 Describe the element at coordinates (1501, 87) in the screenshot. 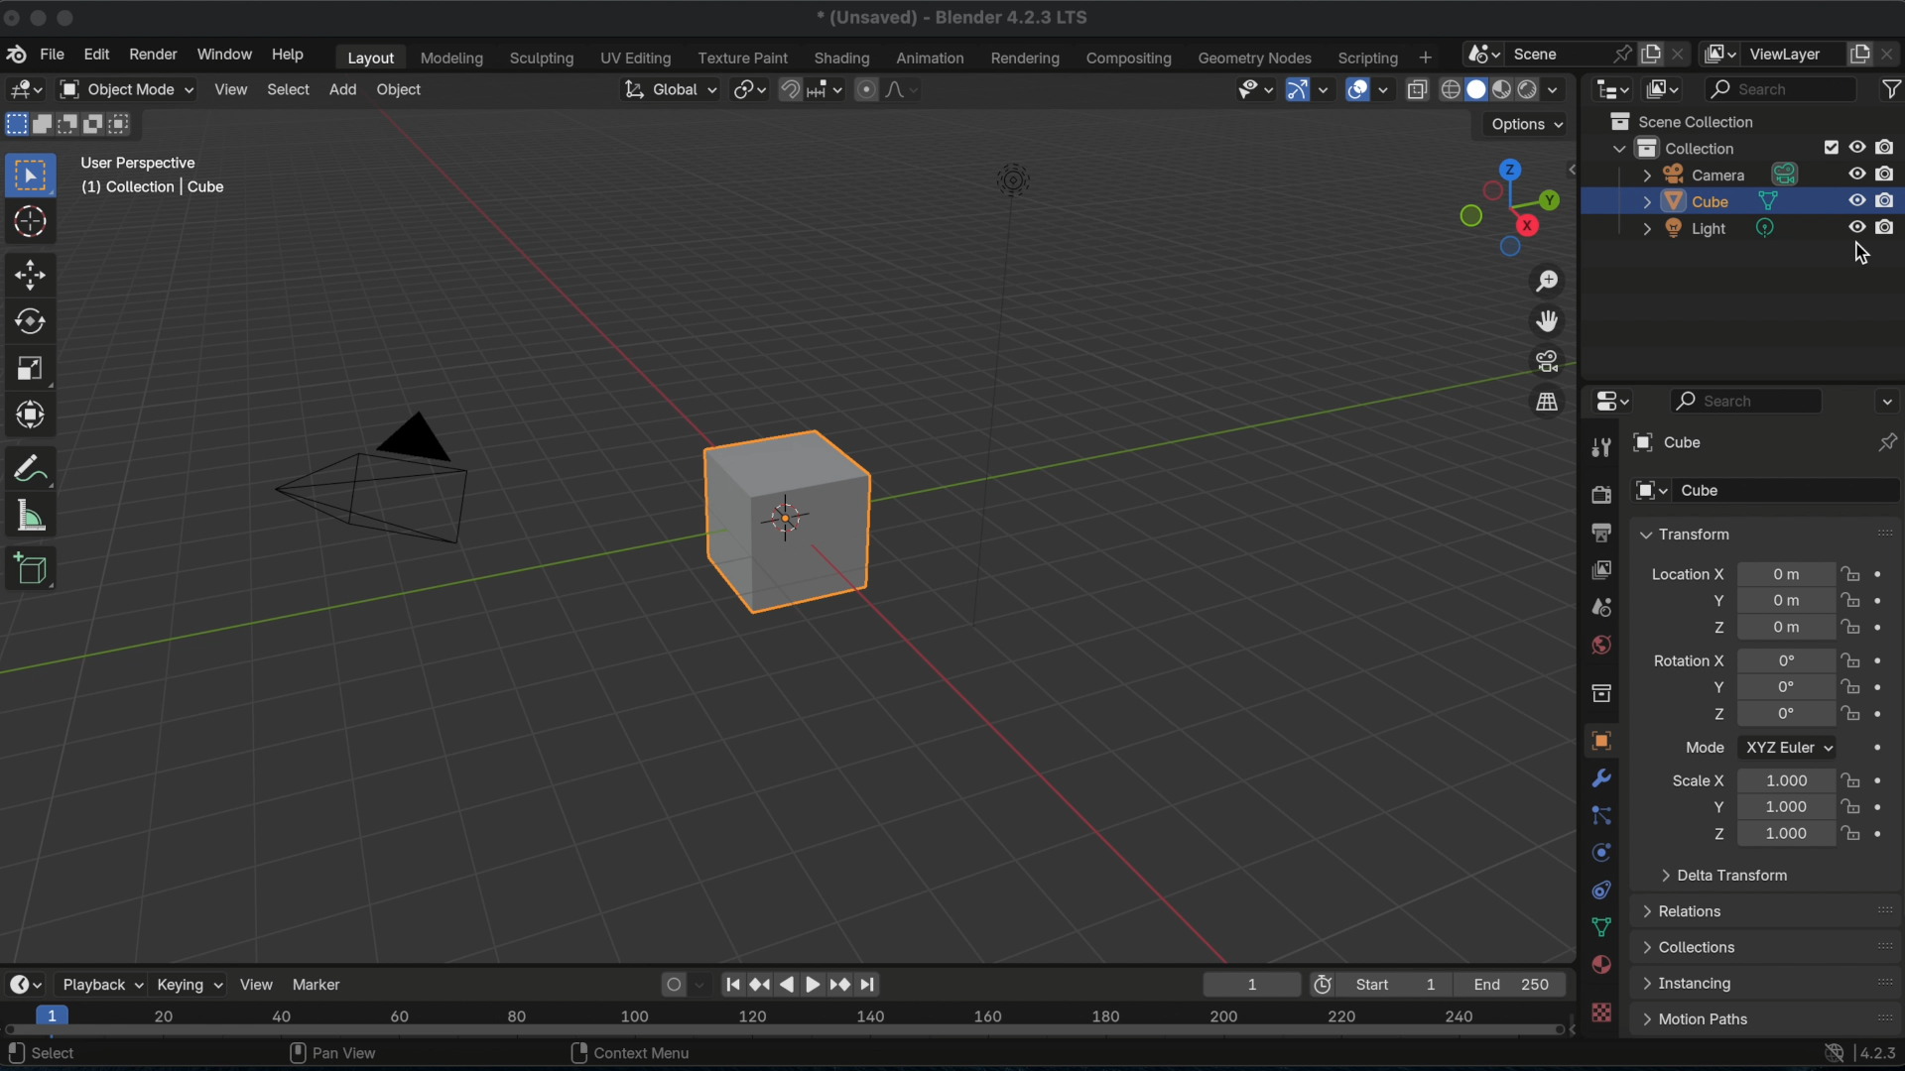

I see `viewport shading` at that location.